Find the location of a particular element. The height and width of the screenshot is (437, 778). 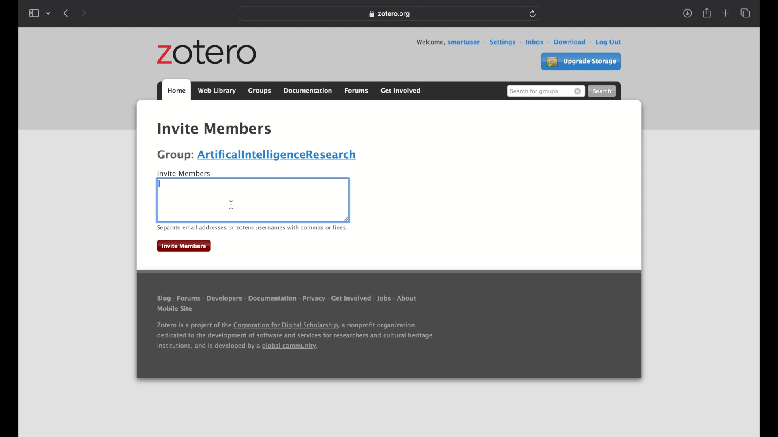

home tab is located at coordinates (176, 90).